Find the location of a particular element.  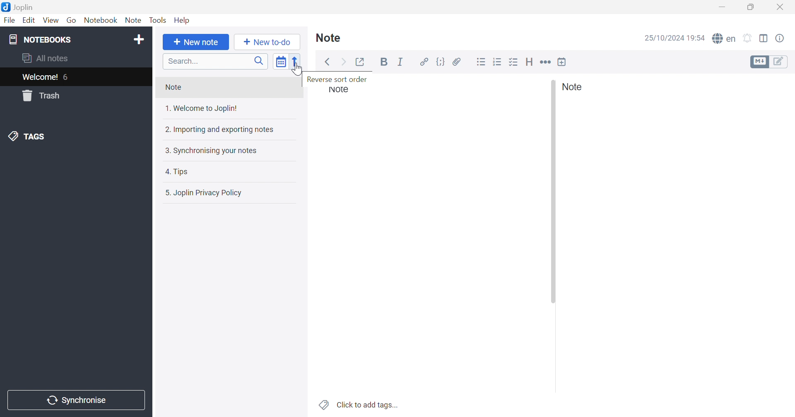

Tags is located at coordinates (323, 404).